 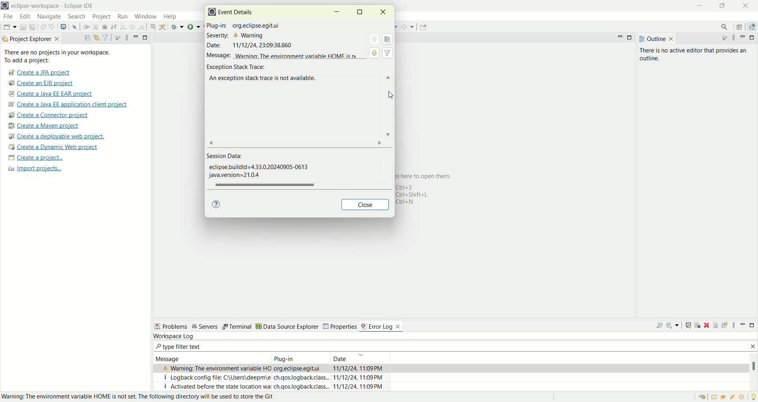 What do you see at coordinates (387, 39) in the screenshot?
I see `copy event details to clipboard` at bounding box center [387, 39].